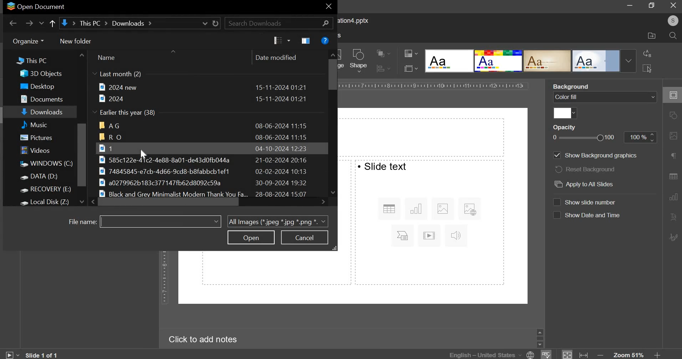 Image resolution: width=682 pixels, height=359 pixels. Describe the element at coordinates (547, 354) in the screenshot. I see `spell check` at that location.